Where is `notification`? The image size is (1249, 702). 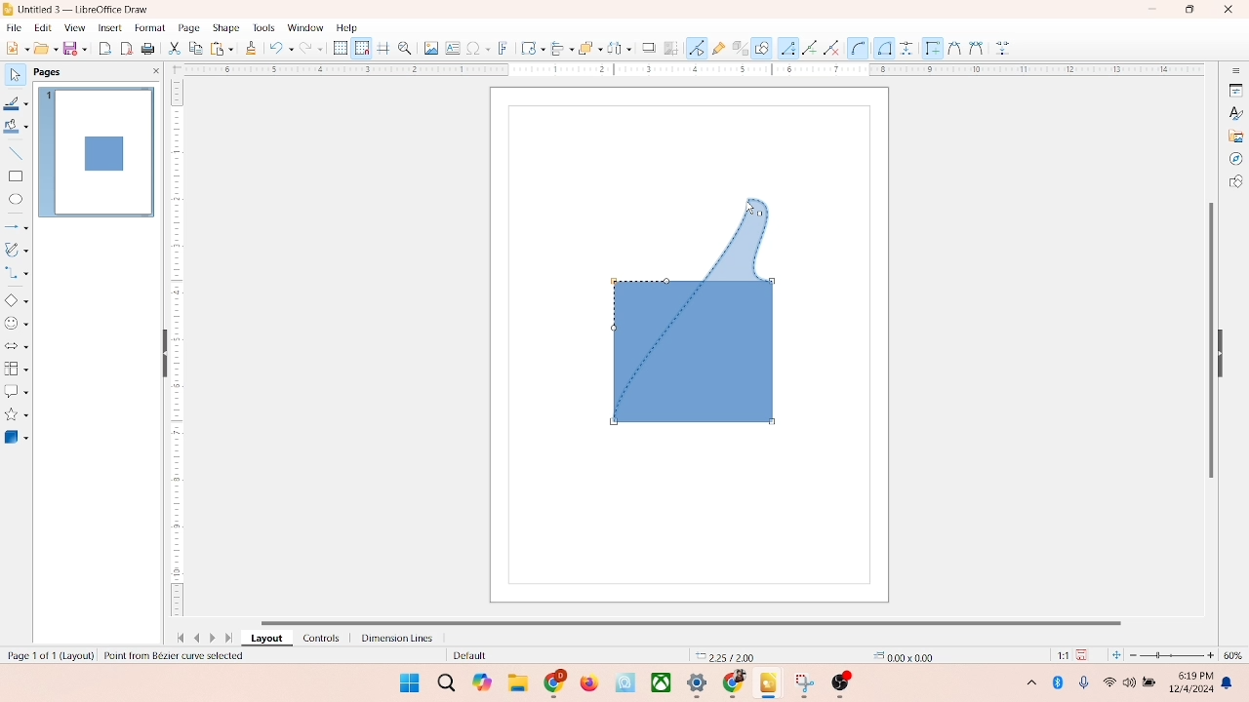
notification is located at coordinates (1230, 683).